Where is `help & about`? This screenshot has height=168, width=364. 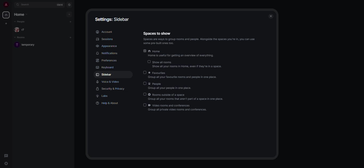 help & about is located at coordinates (108, 103).